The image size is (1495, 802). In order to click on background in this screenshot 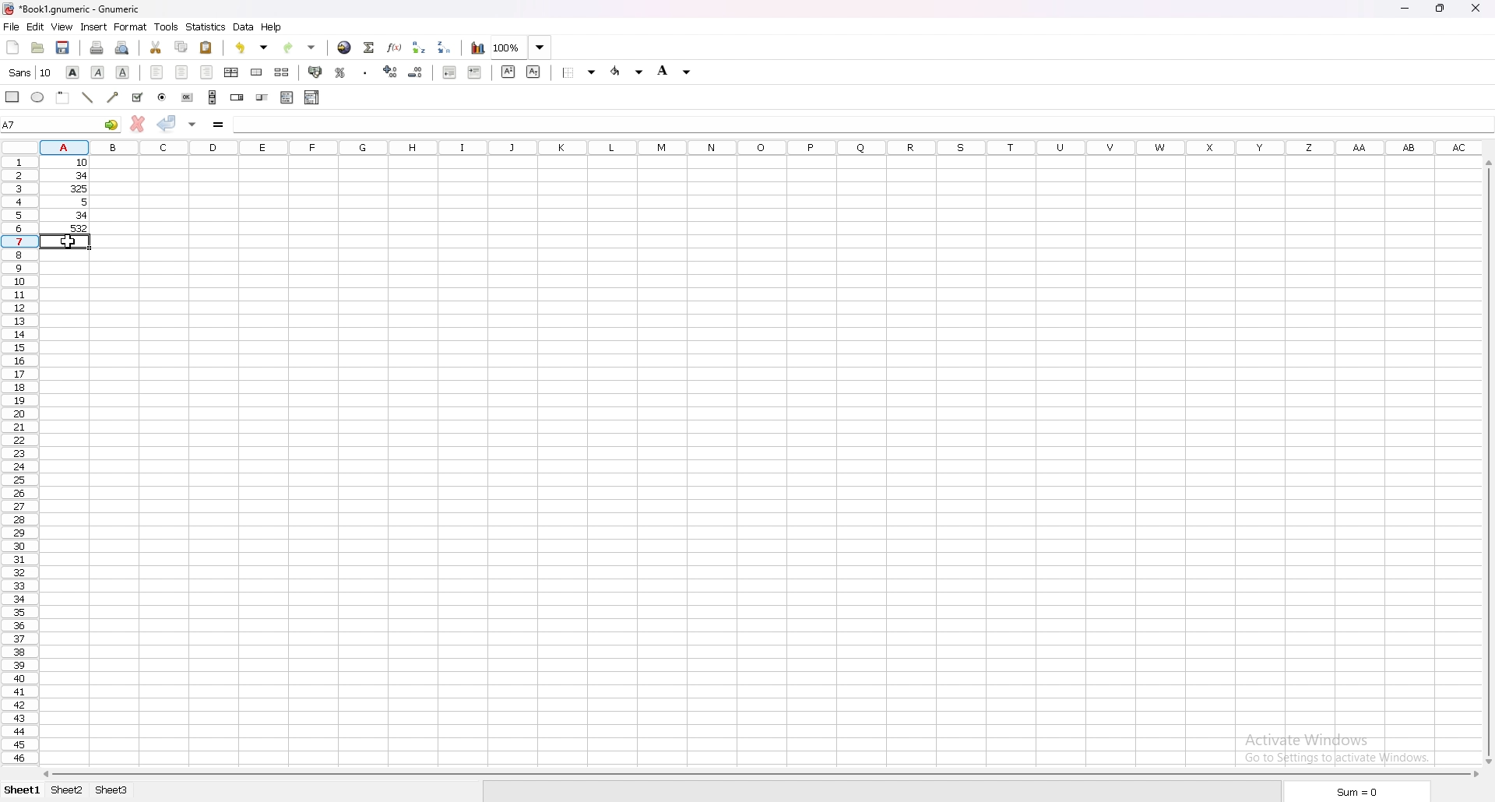, I will do `click(676, 72)`.